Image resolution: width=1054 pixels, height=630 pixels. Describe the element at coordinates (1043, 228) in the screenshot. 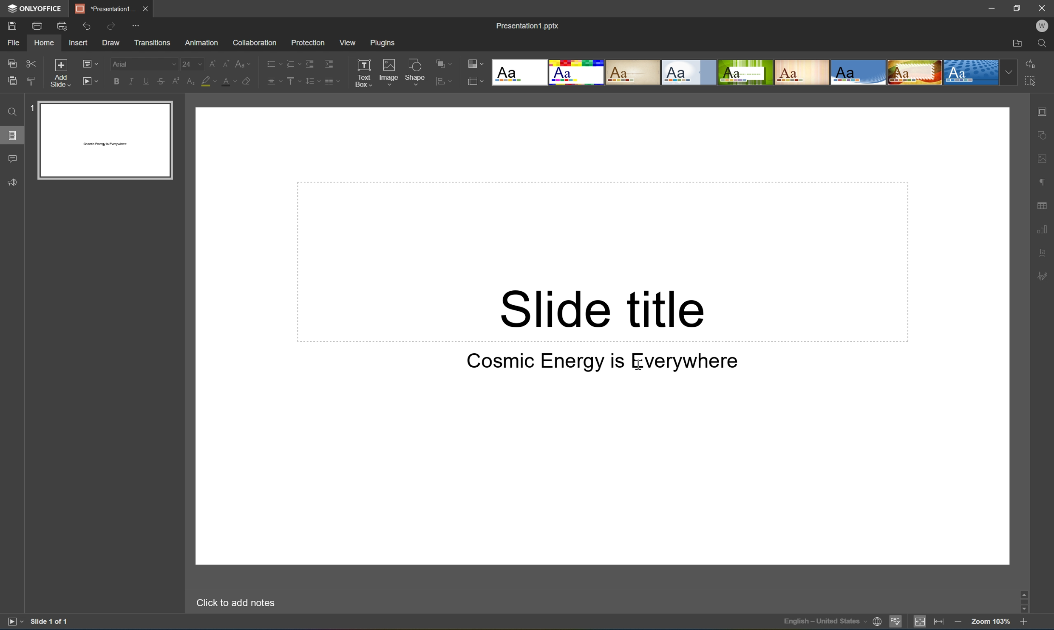

I see `Chart settings` at that location.